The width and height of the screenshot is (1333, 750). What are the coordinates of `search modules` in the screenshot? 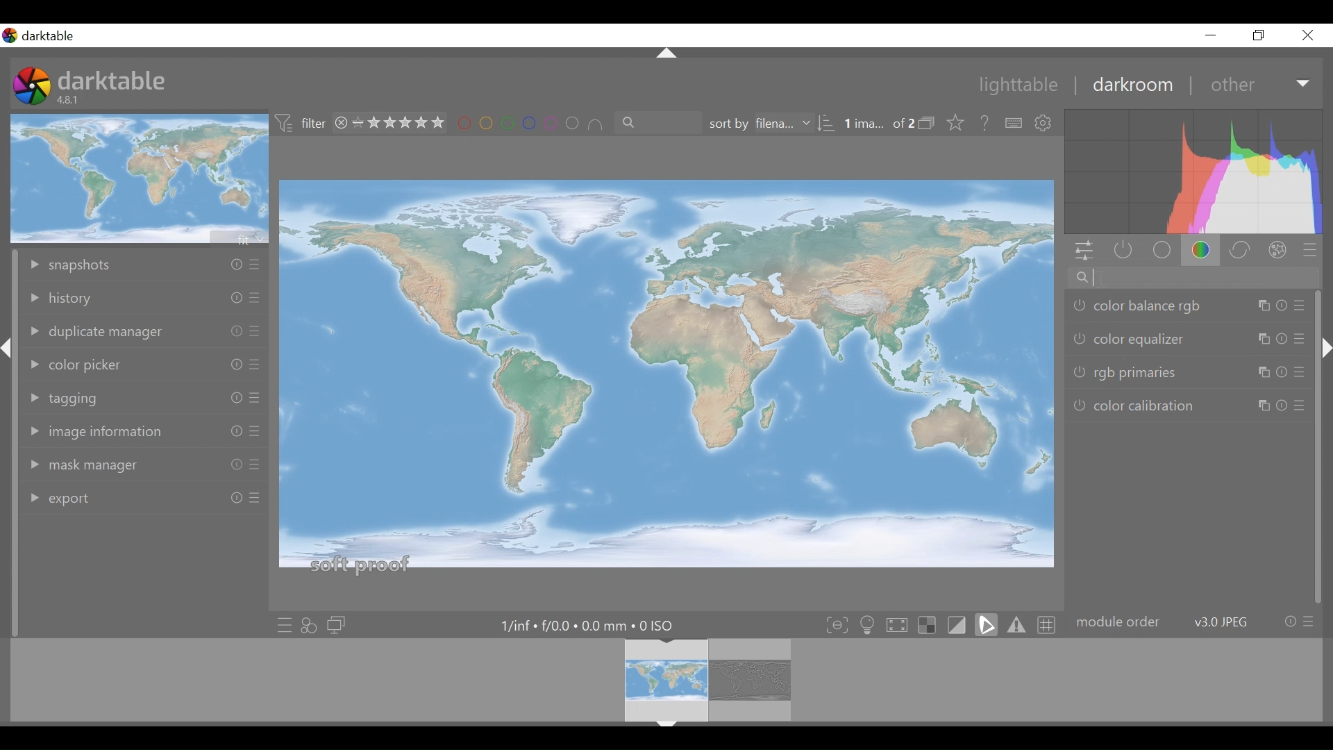 It's located at (1191, 277).